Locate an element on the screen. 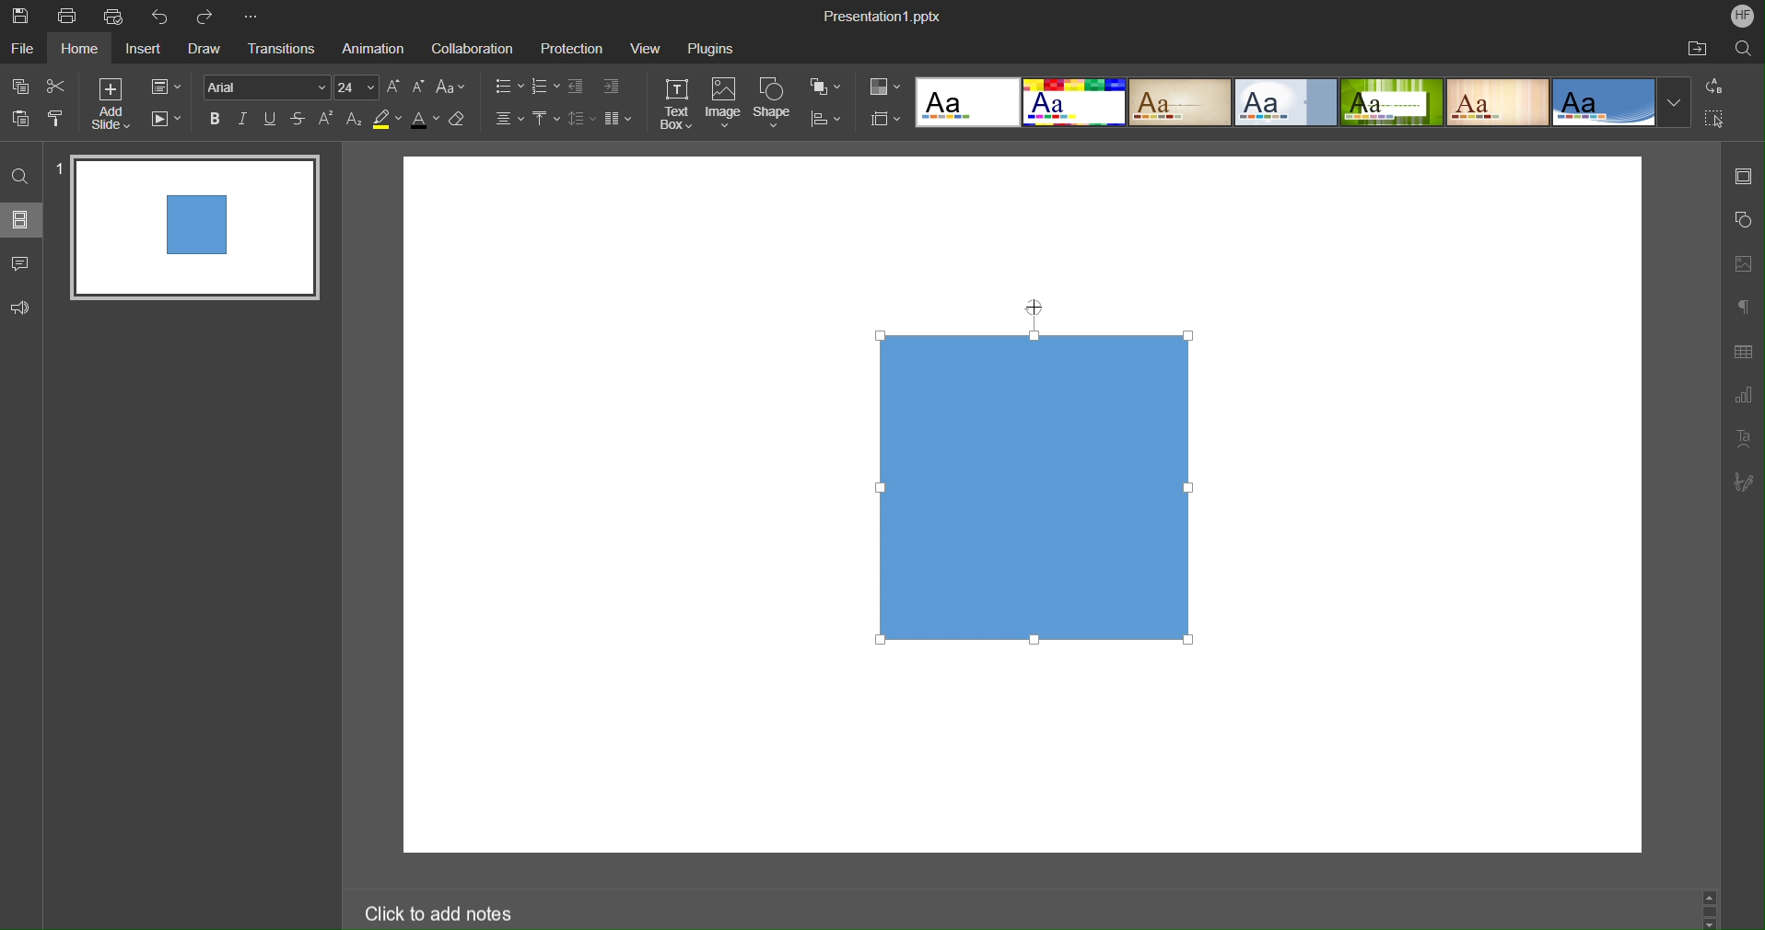 The image size is (1765, 930). Collaboration is located at coordinates (469, 45).